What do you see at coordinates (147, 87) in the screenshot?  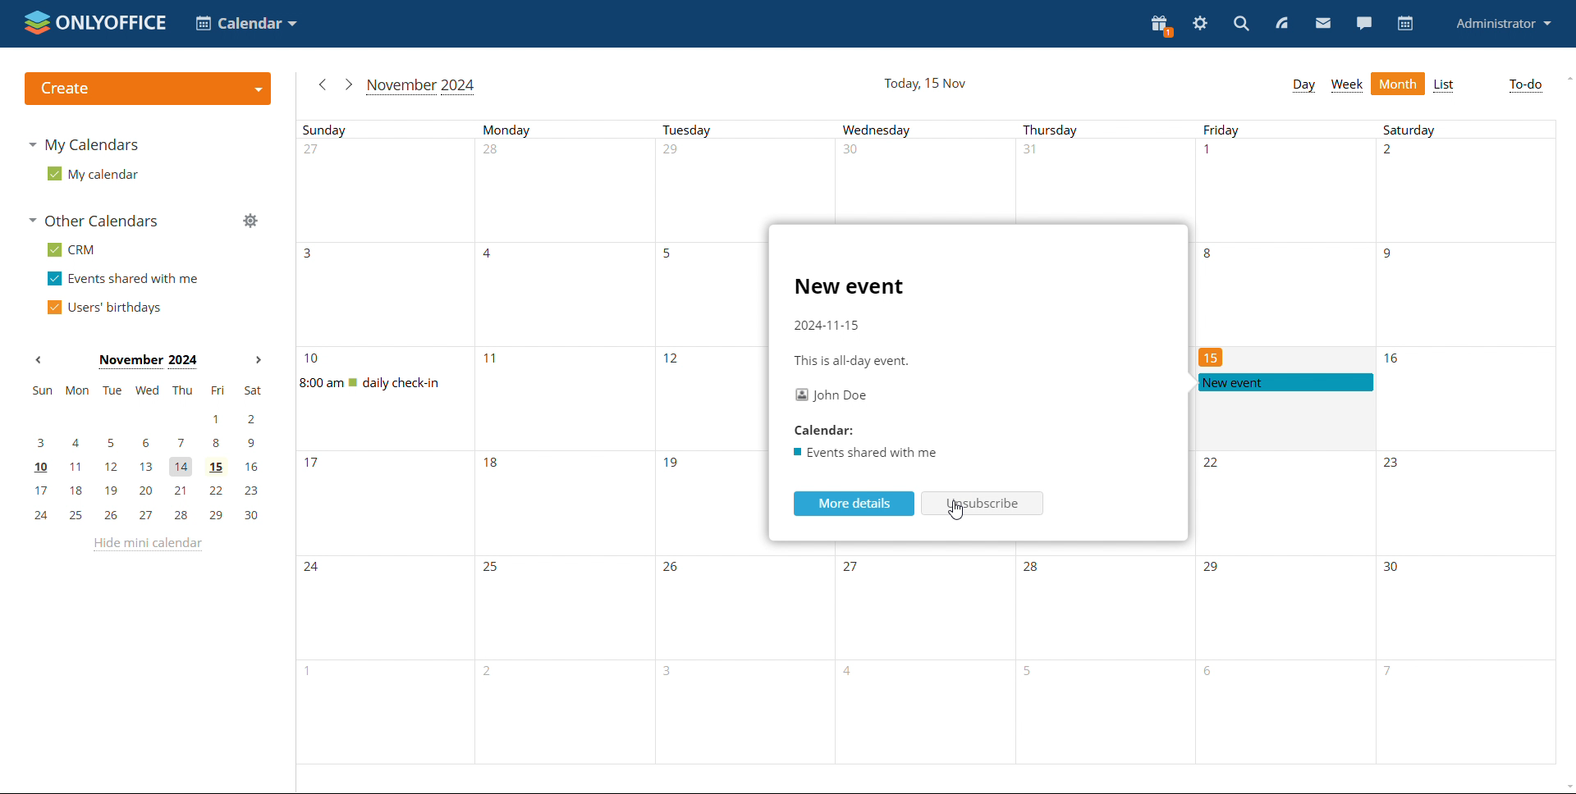 I see `create` at bounding box center [147, 87].